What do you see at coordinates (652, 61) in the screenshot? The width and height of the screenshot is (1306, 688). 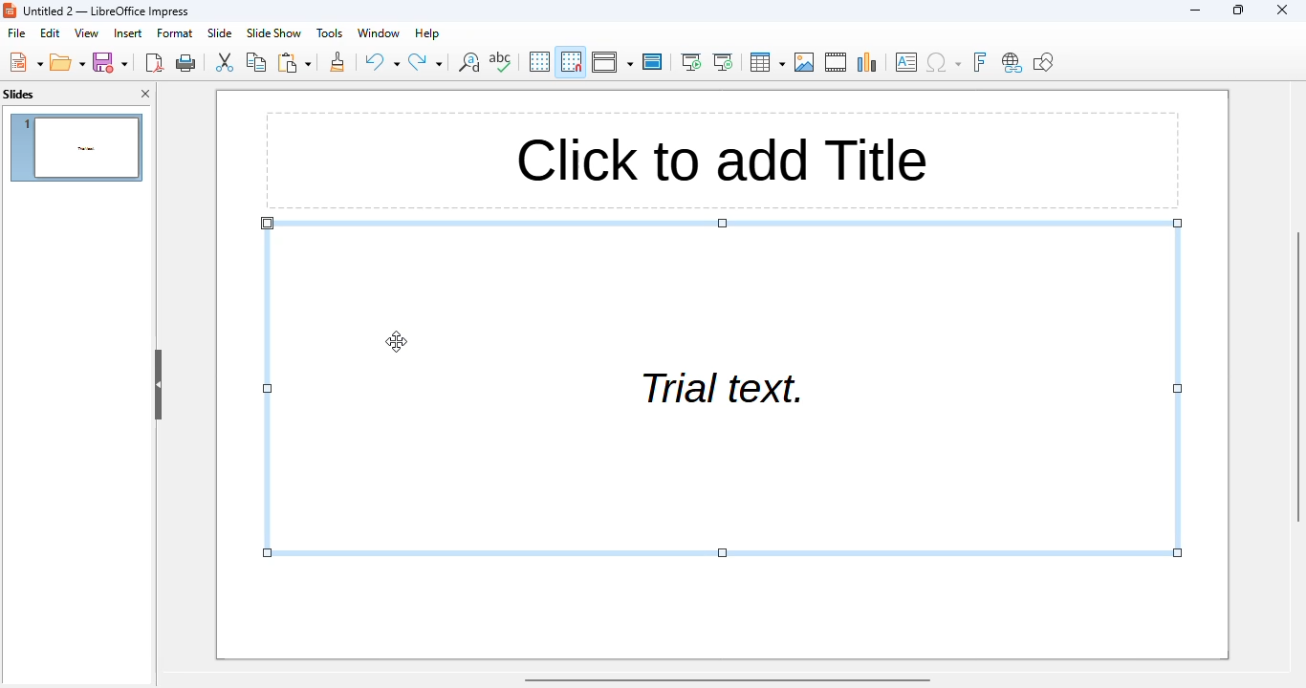 I see `master slide` at bounding box center [652, 61].